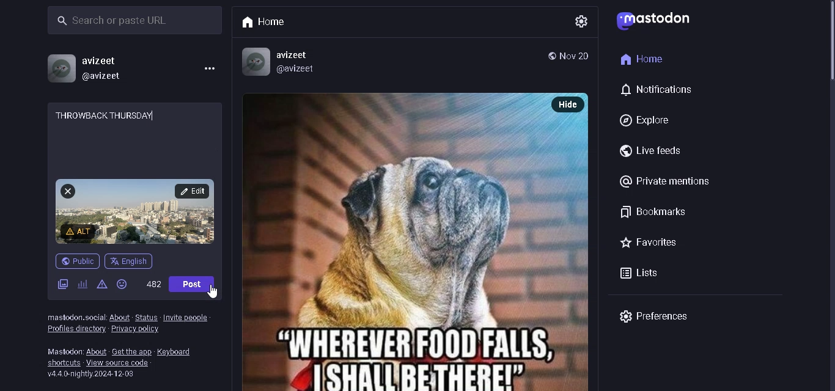  I want to click on Profile Picture, so click(256, 60).